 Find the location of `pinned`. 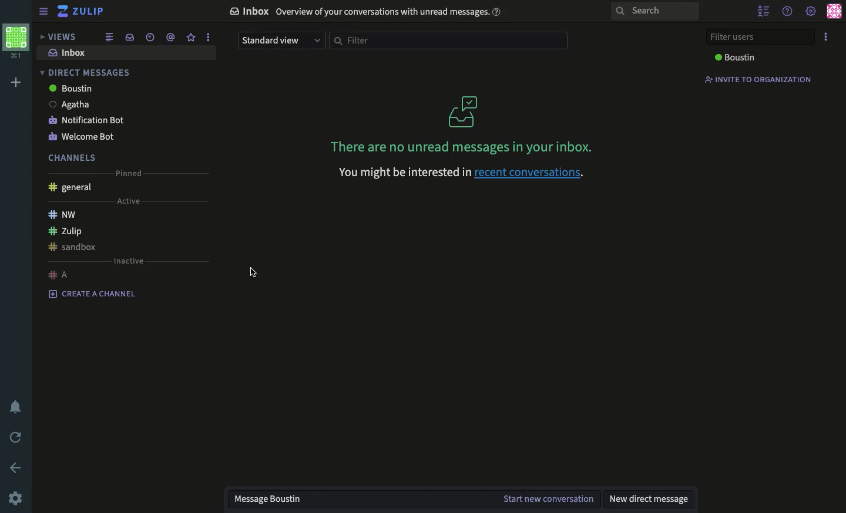

pinned is located at coordinates (130, 173).